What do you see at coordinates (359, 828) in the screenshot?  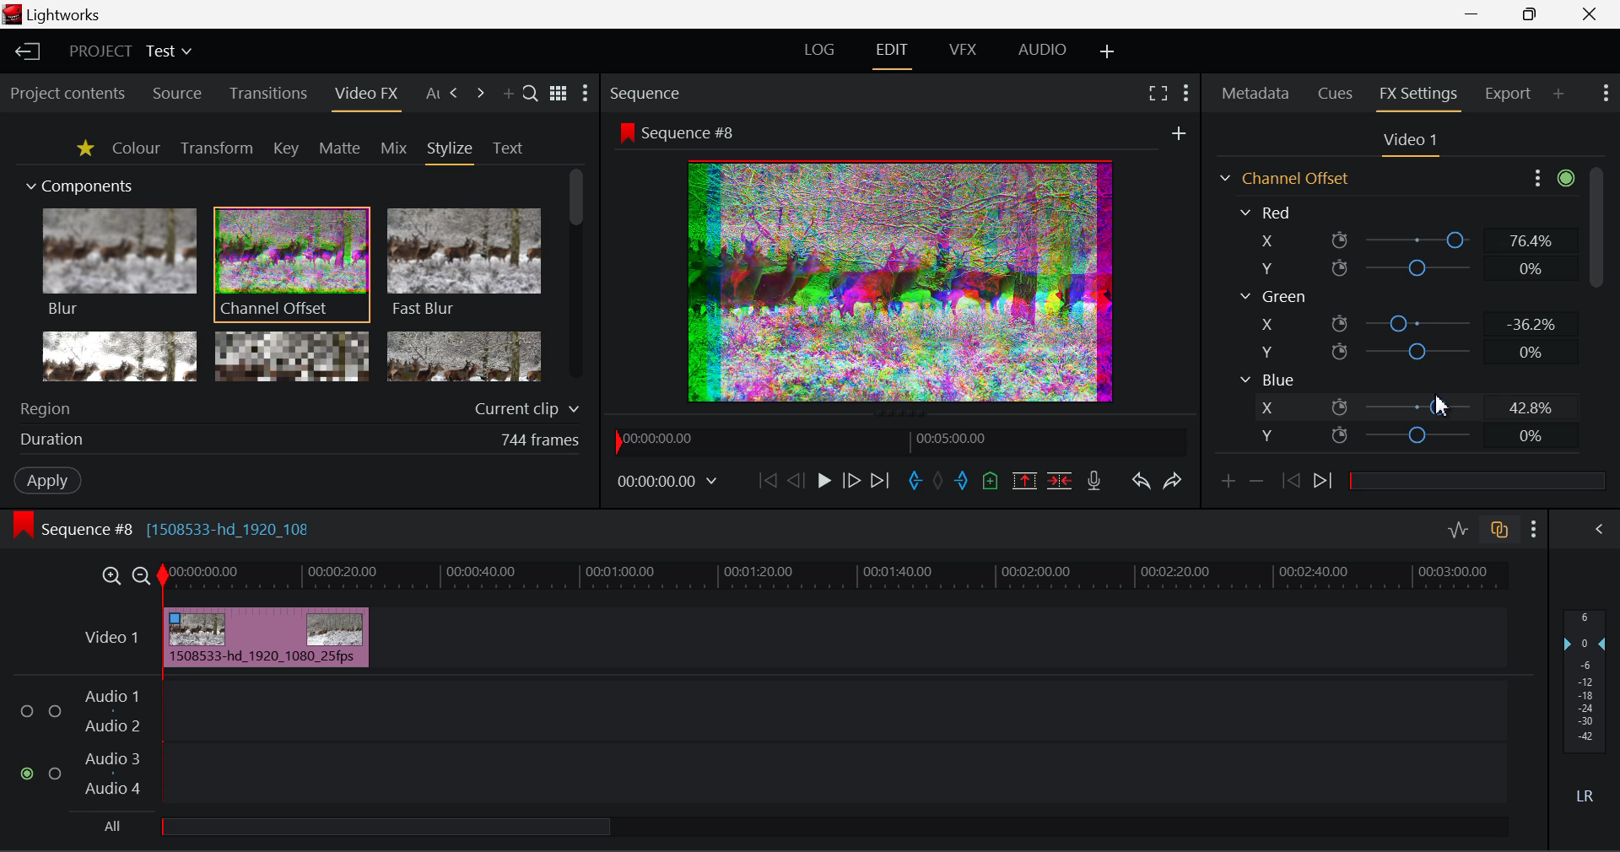 I see `all` at bounding box center [359, 828].